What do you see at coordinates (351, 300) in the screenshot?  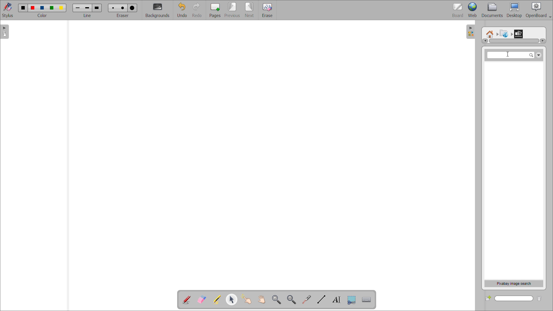 I see `` at bounding box center [351, 300].